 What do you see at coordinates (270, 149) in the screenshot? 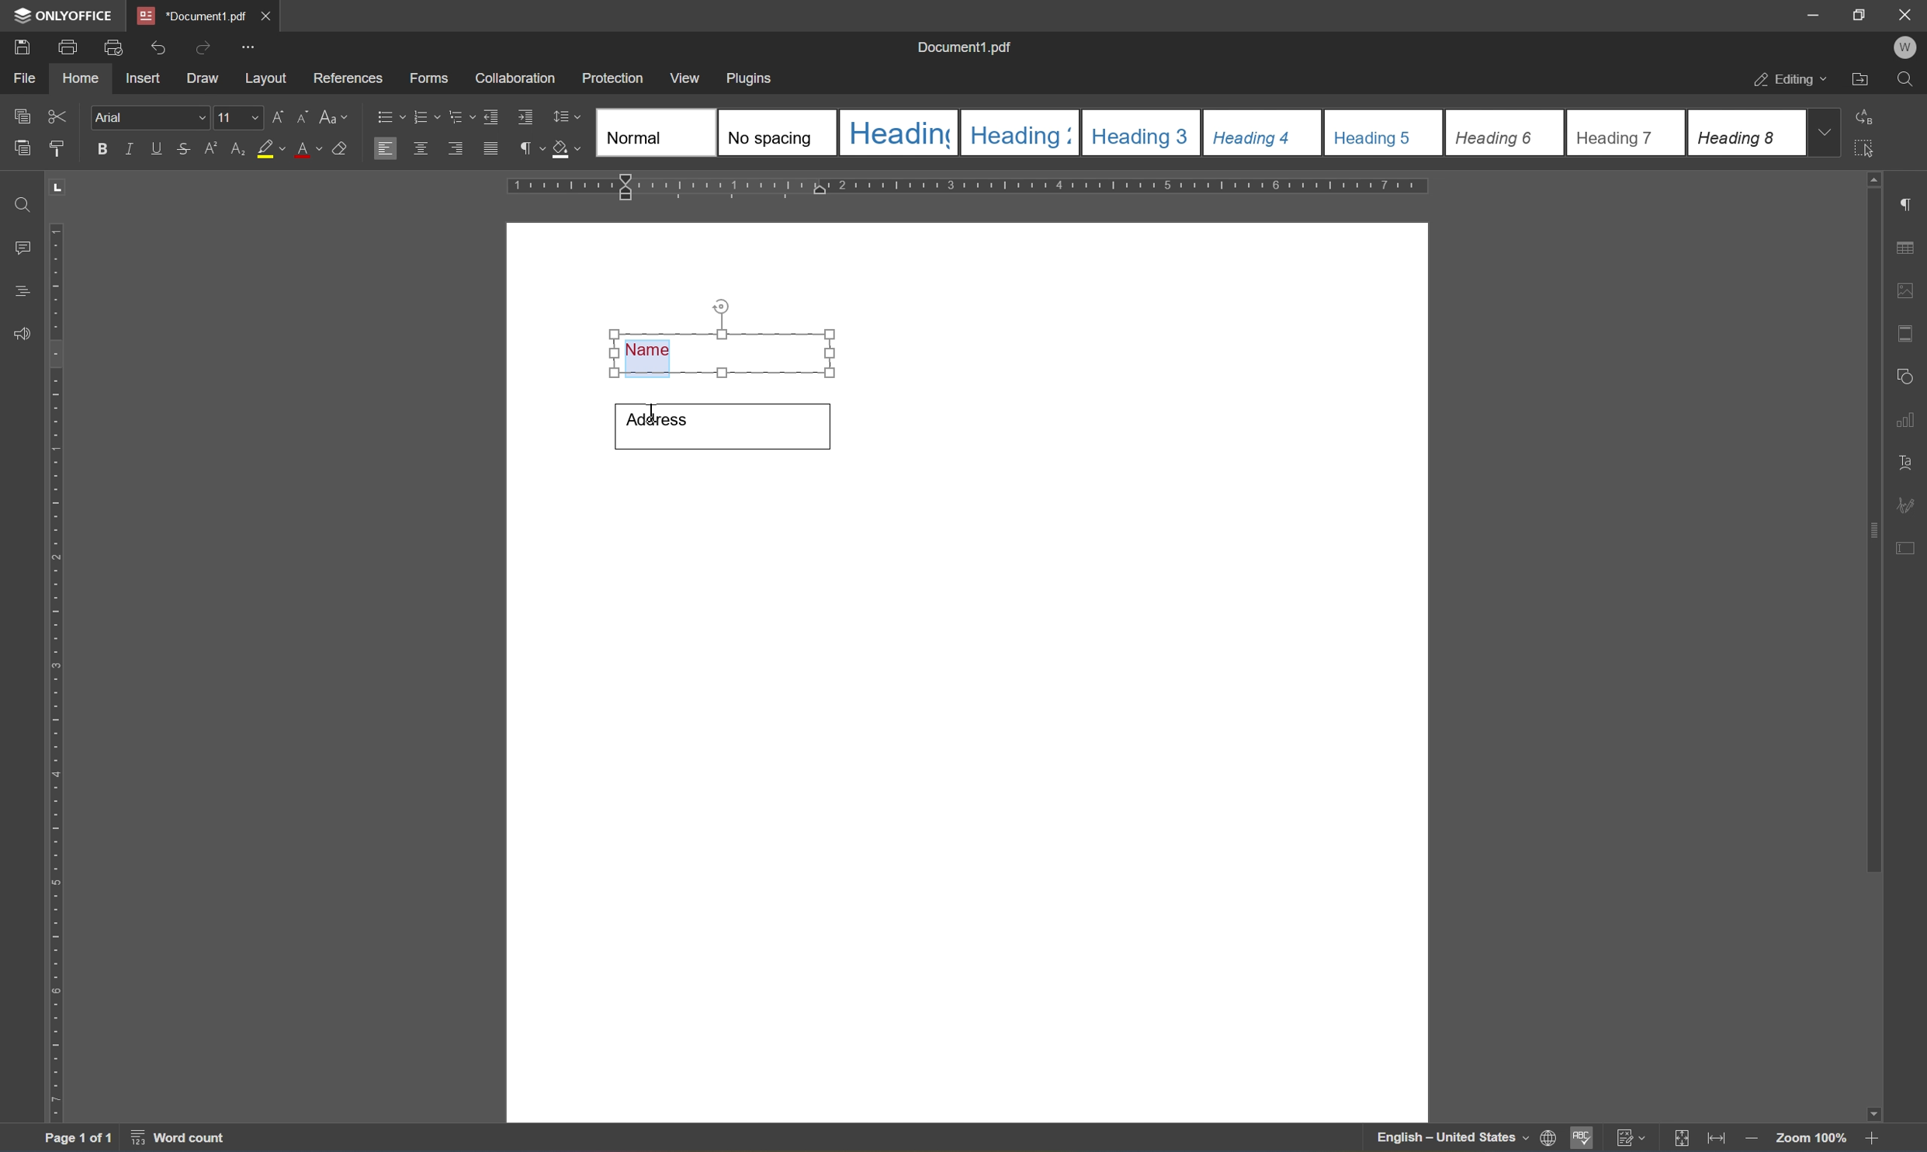
I see `highlight color` at bounding box center [270, 149].